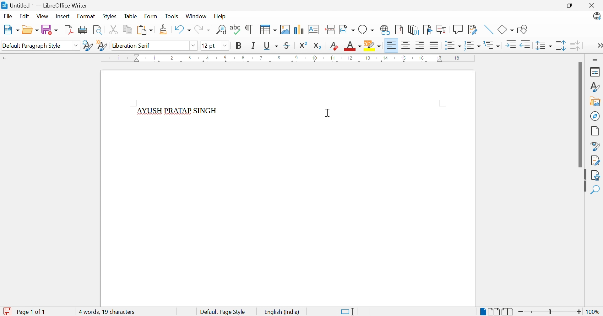 Image resolution: width=603 pixels, height=316 pixels. Describe the element at coordinates (299, 29) in the screenshot. I see `Insert Chart` at that location.